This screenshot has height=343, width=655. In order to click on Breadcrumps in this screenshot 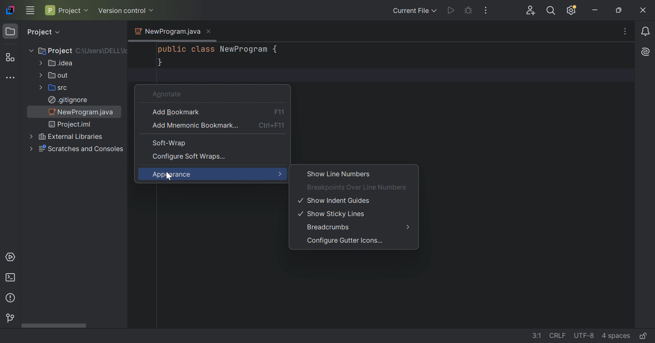, I will do `click(329, 227)`.